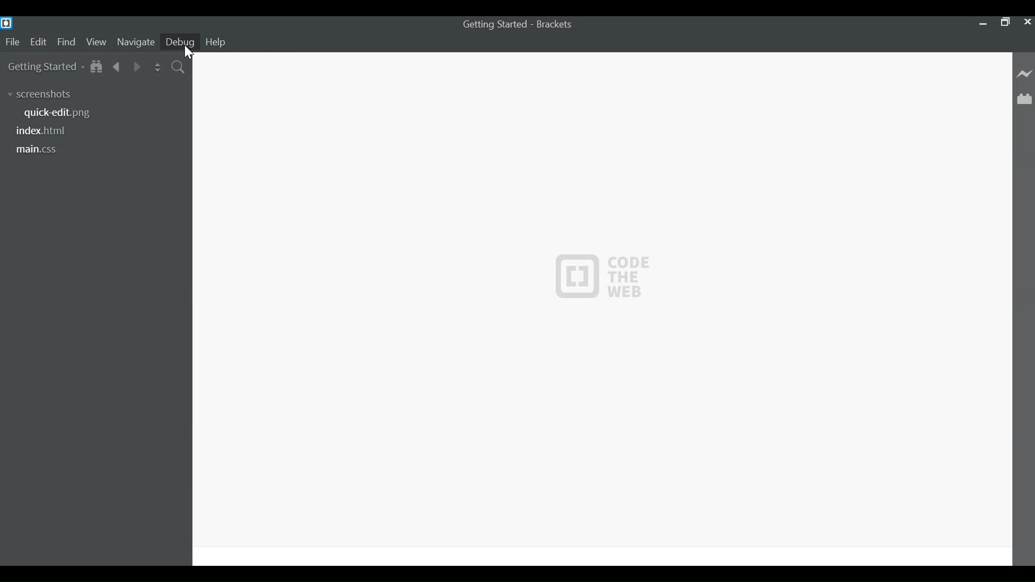  I want to click on index.html, so click(43, 131).